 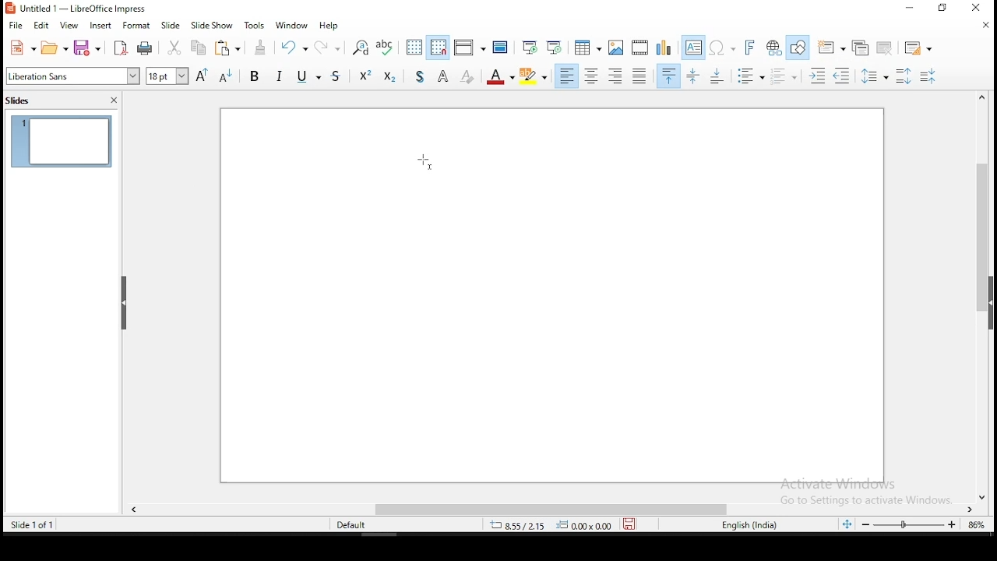 I want to click on decrease font size, so click(x=227, y=77).